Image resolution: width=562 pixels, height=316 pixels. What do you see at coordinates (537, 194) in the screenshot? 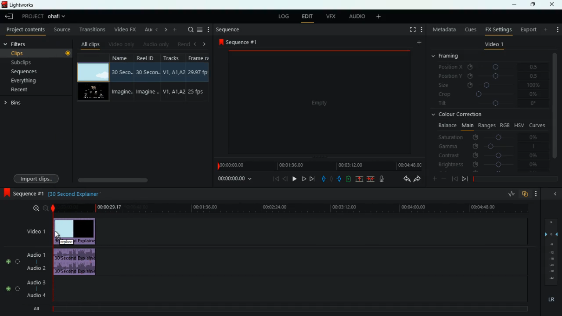
I see `more` at bounding box center [537, 194].